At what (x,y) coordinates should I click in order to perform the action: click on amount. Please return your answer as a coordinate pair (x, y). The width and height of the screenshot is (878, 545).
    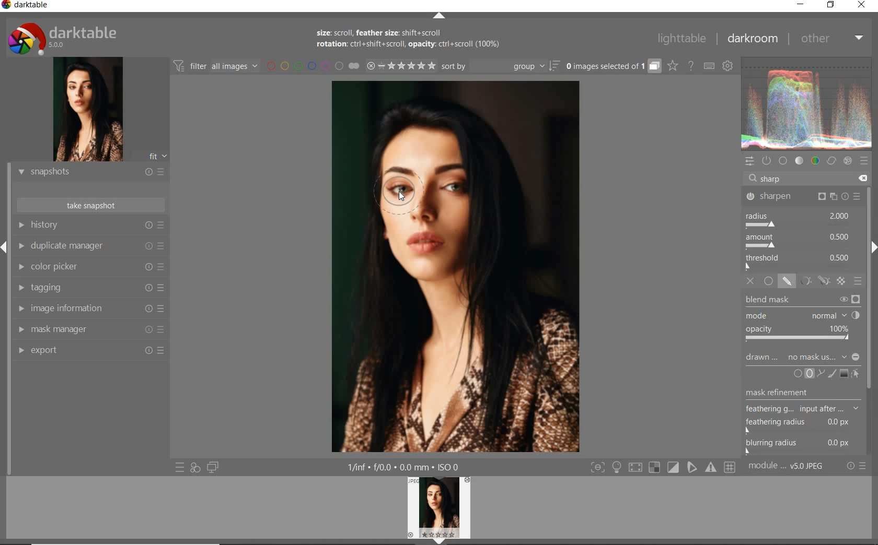
    Looking at the image, I should click on (800, 241).